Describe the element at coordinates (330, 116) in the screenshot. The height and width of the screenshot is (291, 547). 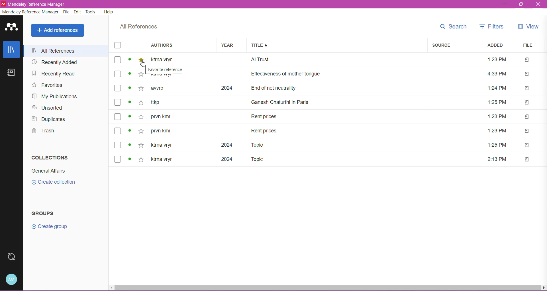
I see `prvn kmr Rent prices 1:23 PM` at that location.